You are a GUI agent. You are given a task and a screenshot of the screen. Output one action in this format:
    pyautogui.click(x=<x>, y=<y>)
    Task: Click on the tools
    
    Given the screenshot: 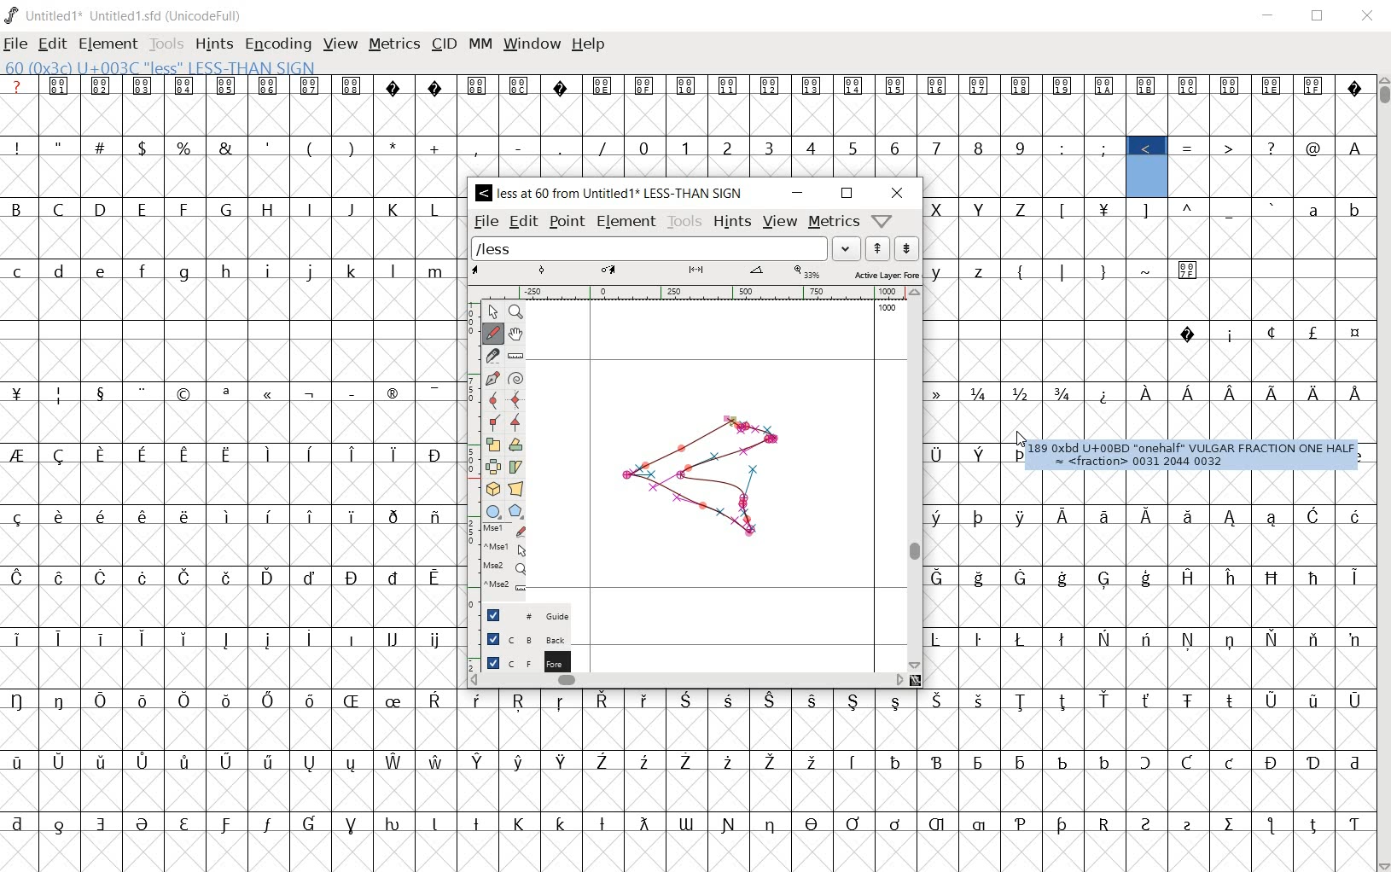 What is the action you would take?
    pyautogui.click(x=684, y=223)
    